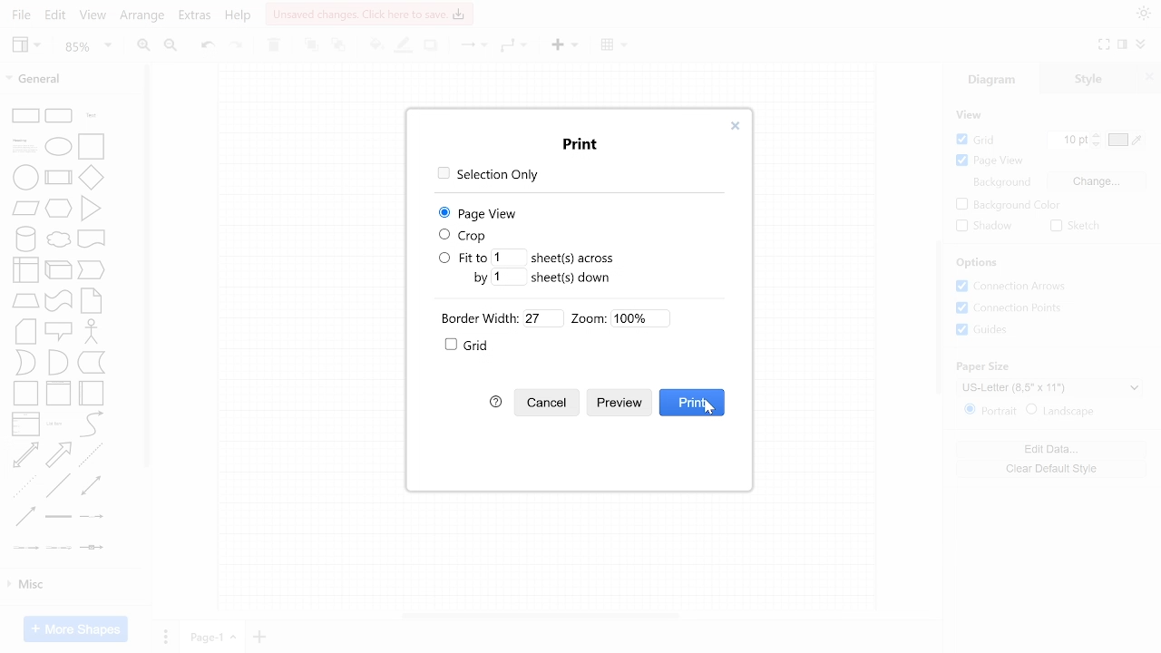 The width and height of the screenshot is (1161, 653). What do you see at coordinates (58, 485) in the screenshot?
I see `Line` at bounding box center [58, 485].